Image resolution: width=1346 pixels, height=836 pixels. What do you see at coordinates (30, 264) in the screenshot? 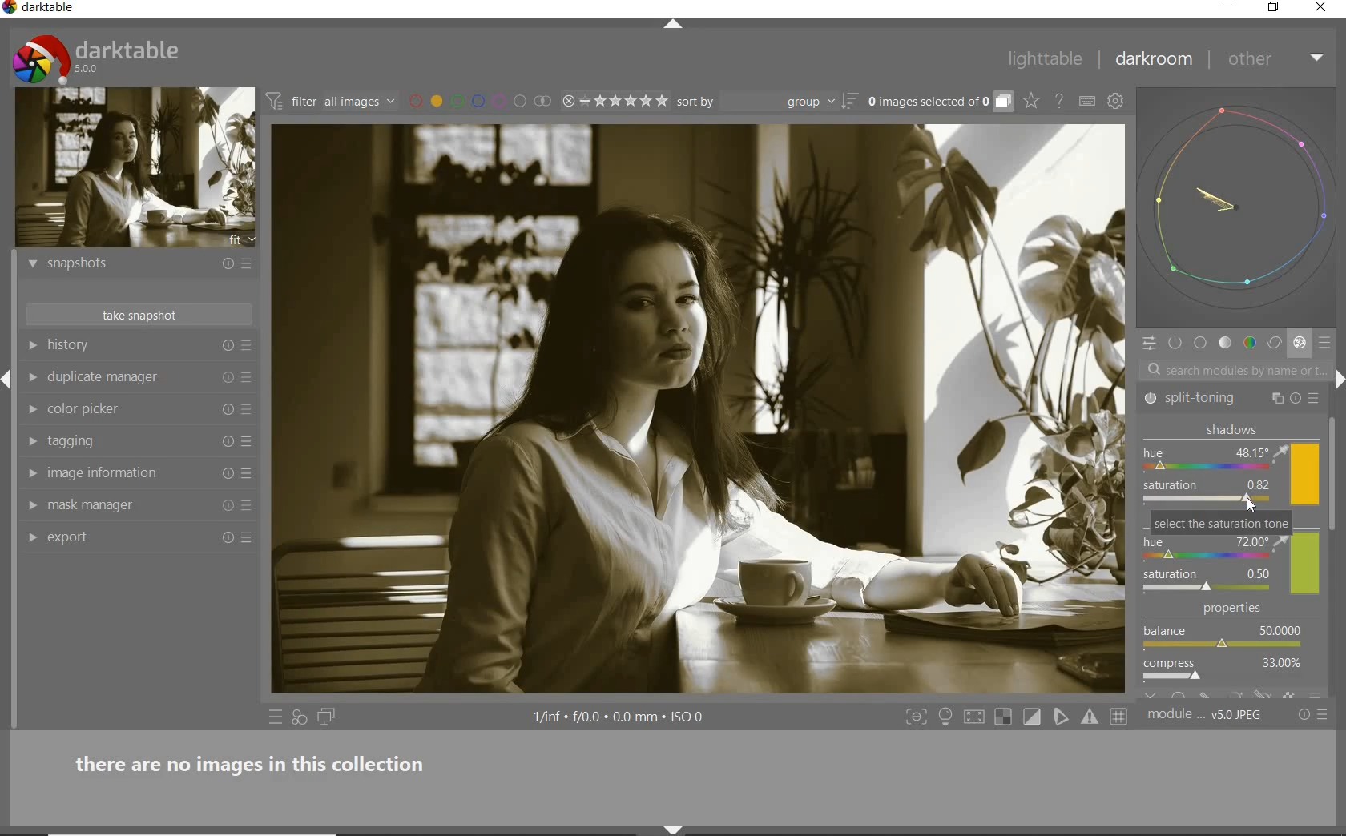
I see `show module` at bounding box center [30, 264].